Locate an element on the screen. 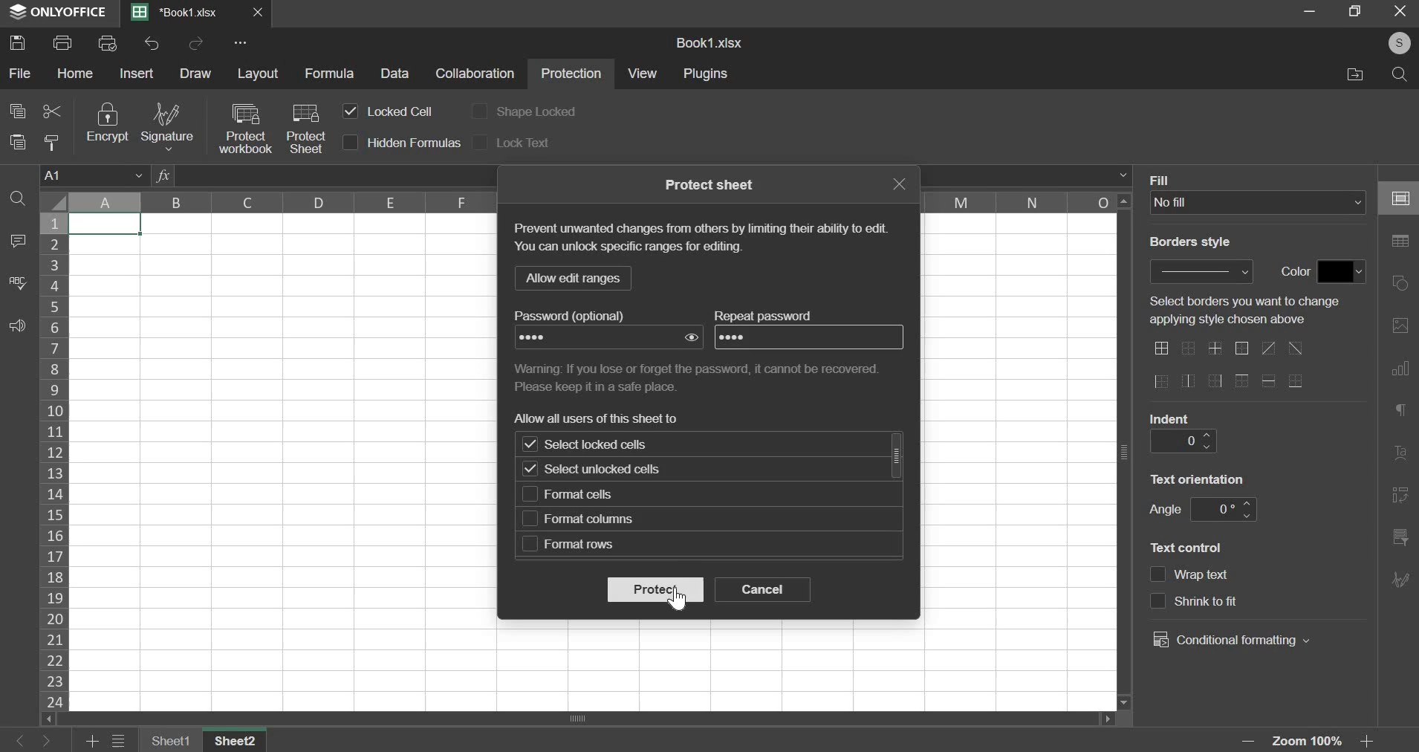 The height and width of the screenshot is (752, 1419). print preview is located at coordinates (106, 42).